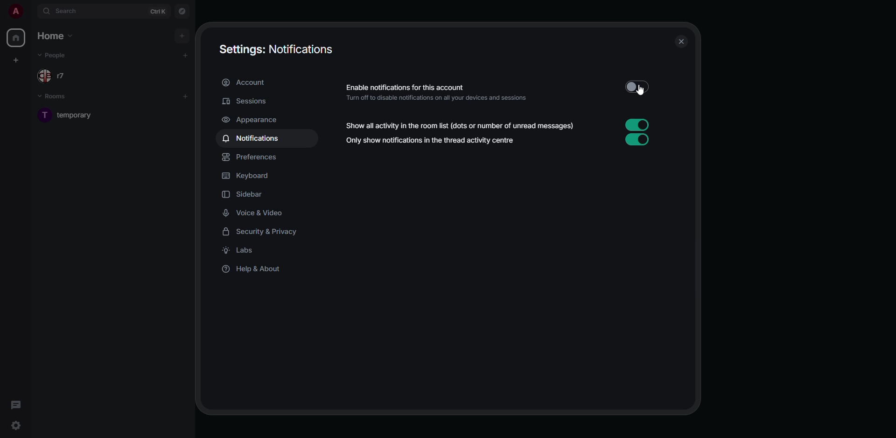 The height and width of the screenshot is (438, 896). I want to click on profile, so click(14, 11).